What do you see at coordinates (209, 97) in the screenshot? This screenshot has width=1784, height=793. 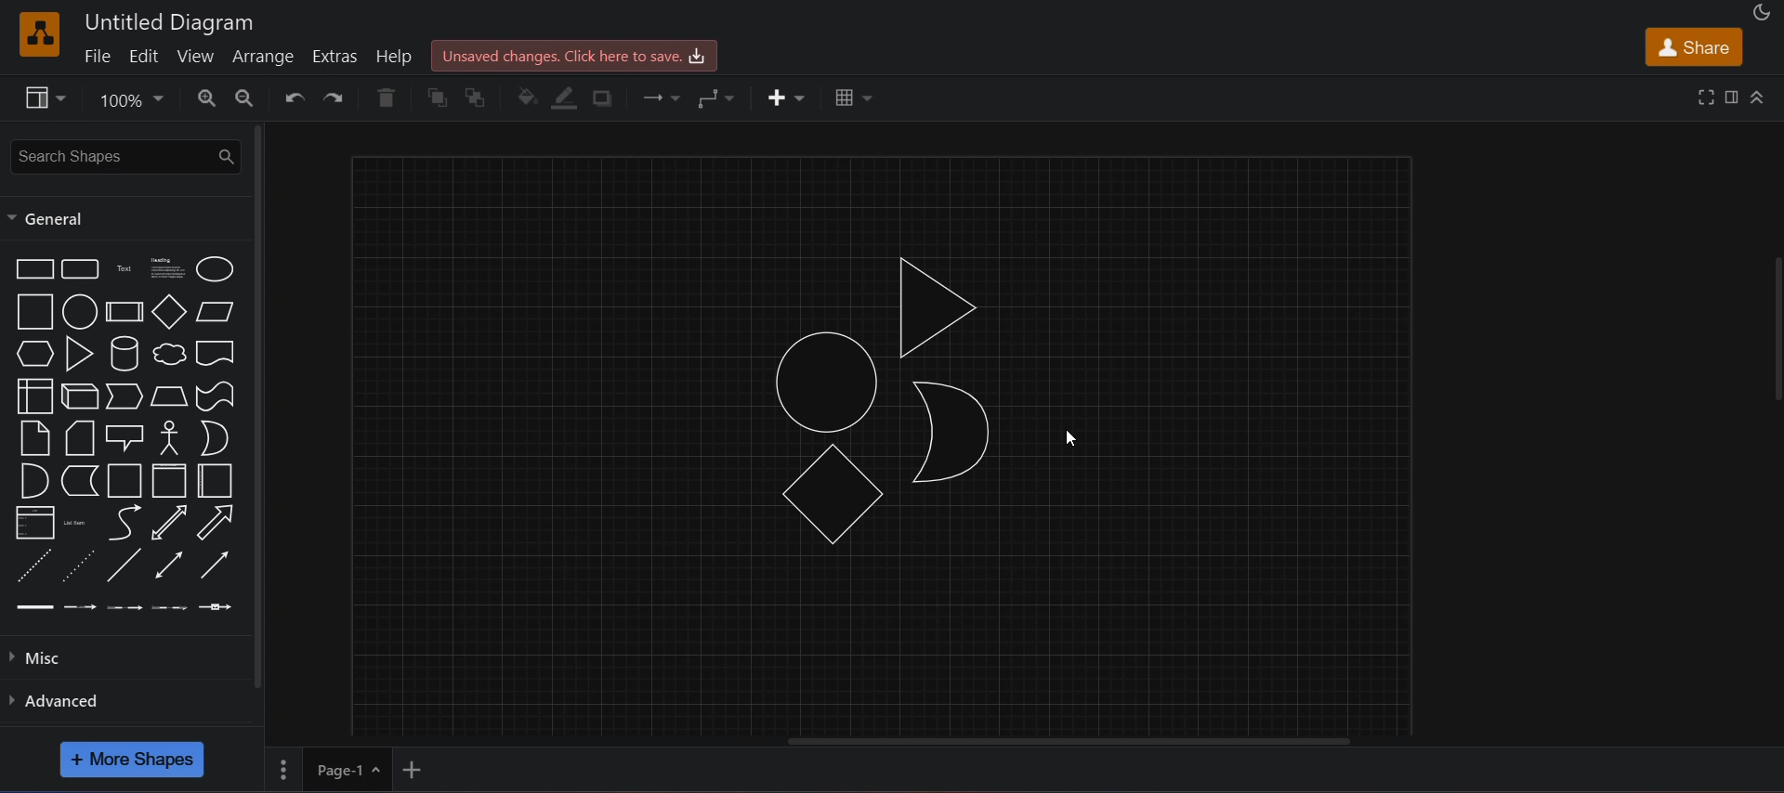 I see `zoom in` at bounding box center [209, 97].